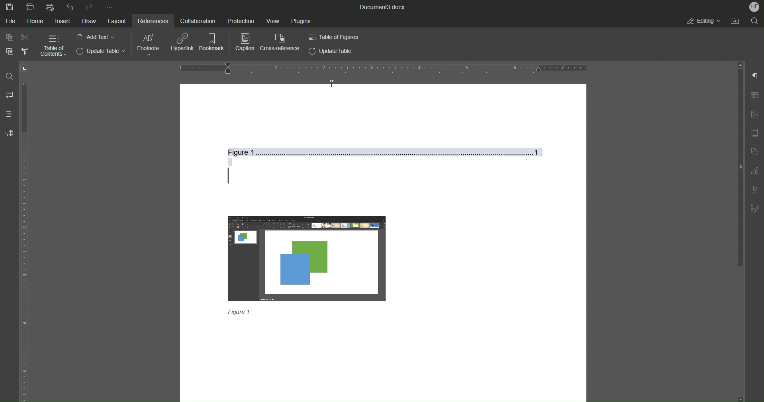 Image resolution: width=764 pixels, height=402 pixels. I want to click on Hyperlink, so click(183, 43).